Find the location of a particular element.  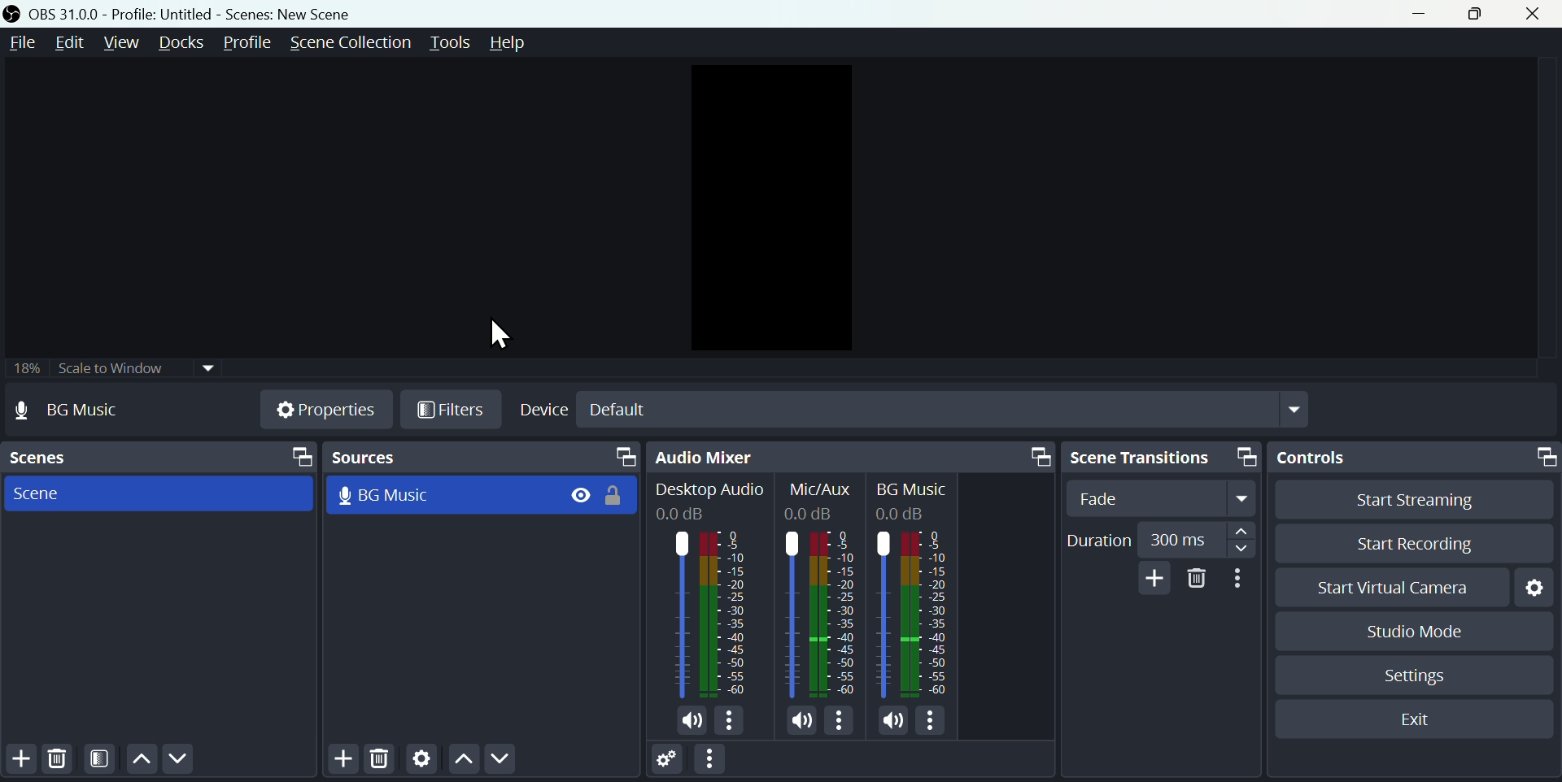

Options is located at coordinates (932, 720).